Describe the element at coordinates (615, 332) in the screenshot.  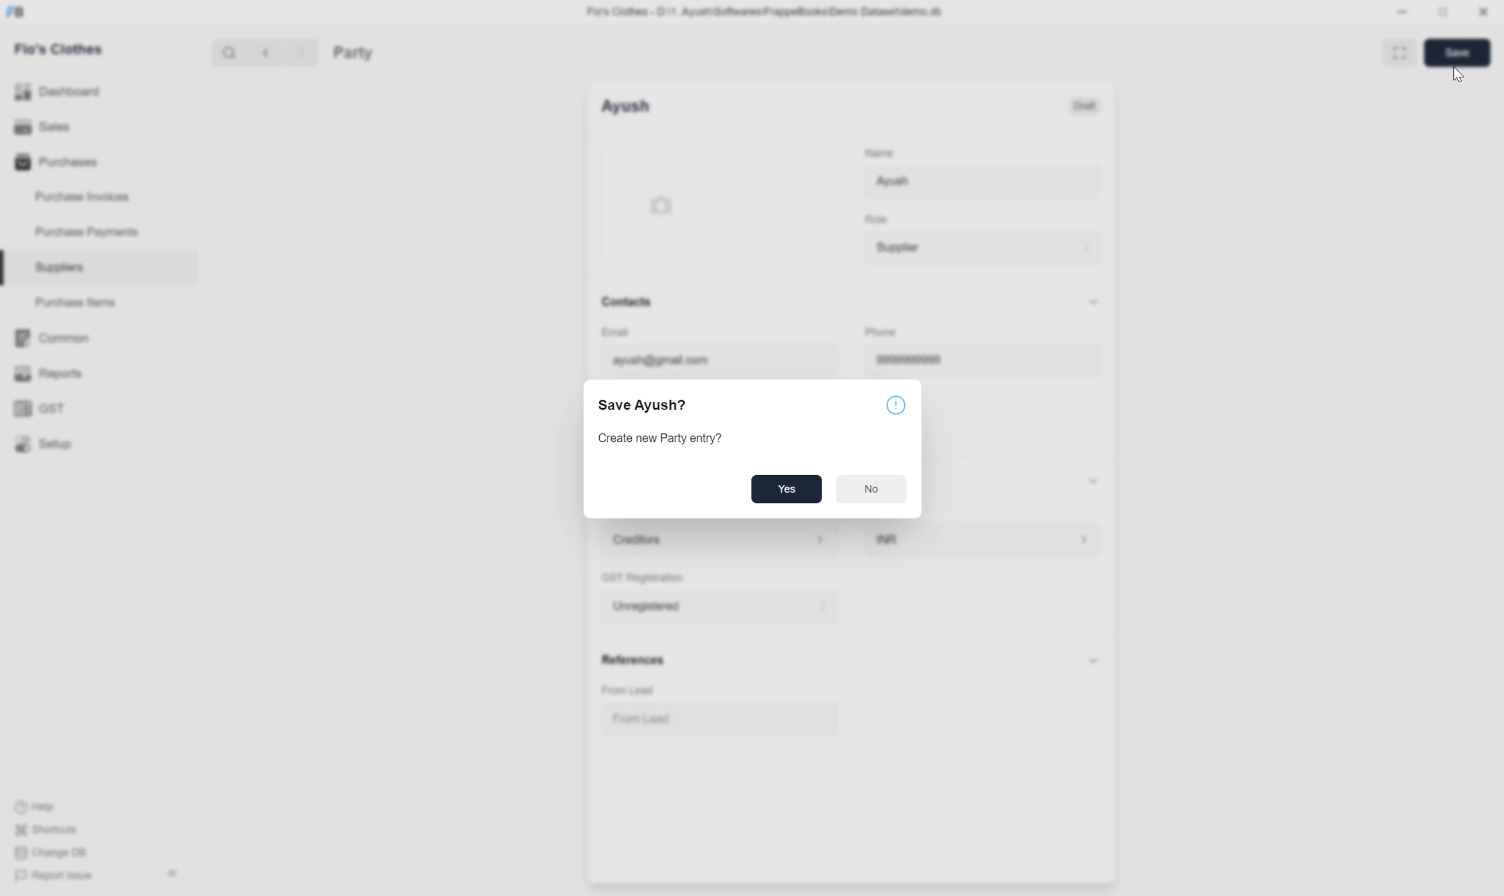
I see `Email` at that location.